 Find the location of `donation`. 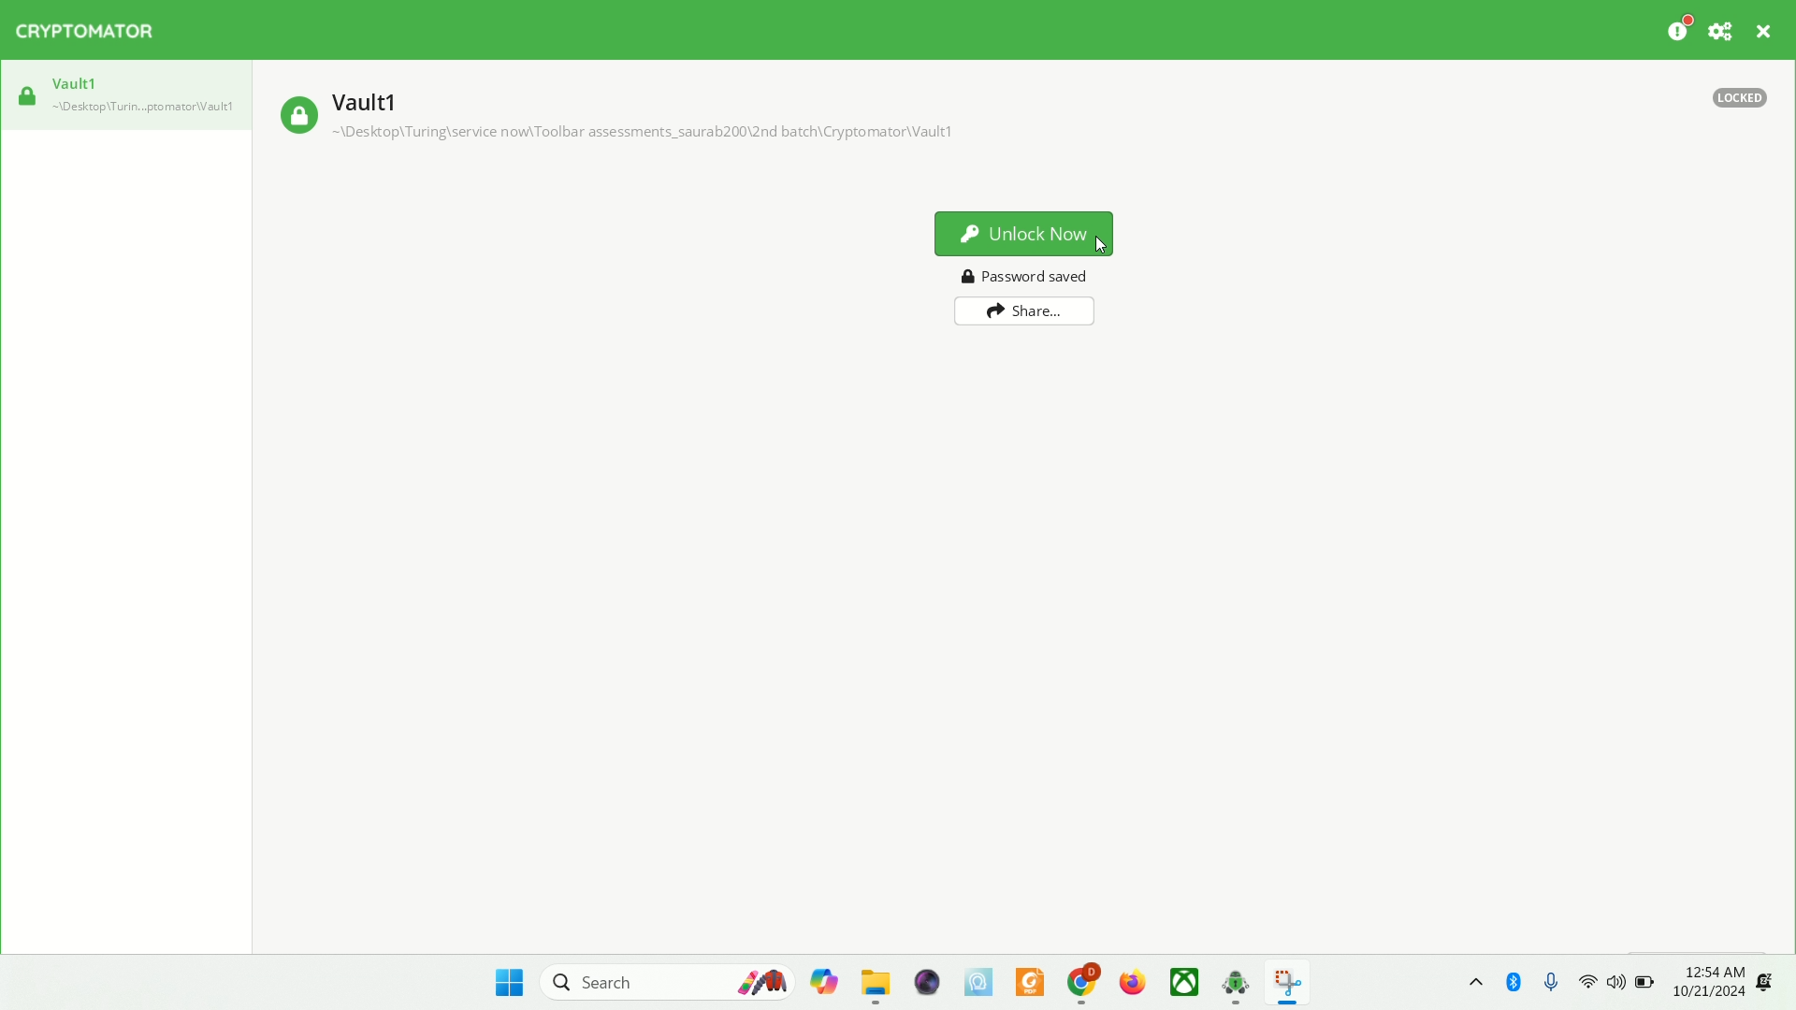

donation is located at coordinates (1680, 32).